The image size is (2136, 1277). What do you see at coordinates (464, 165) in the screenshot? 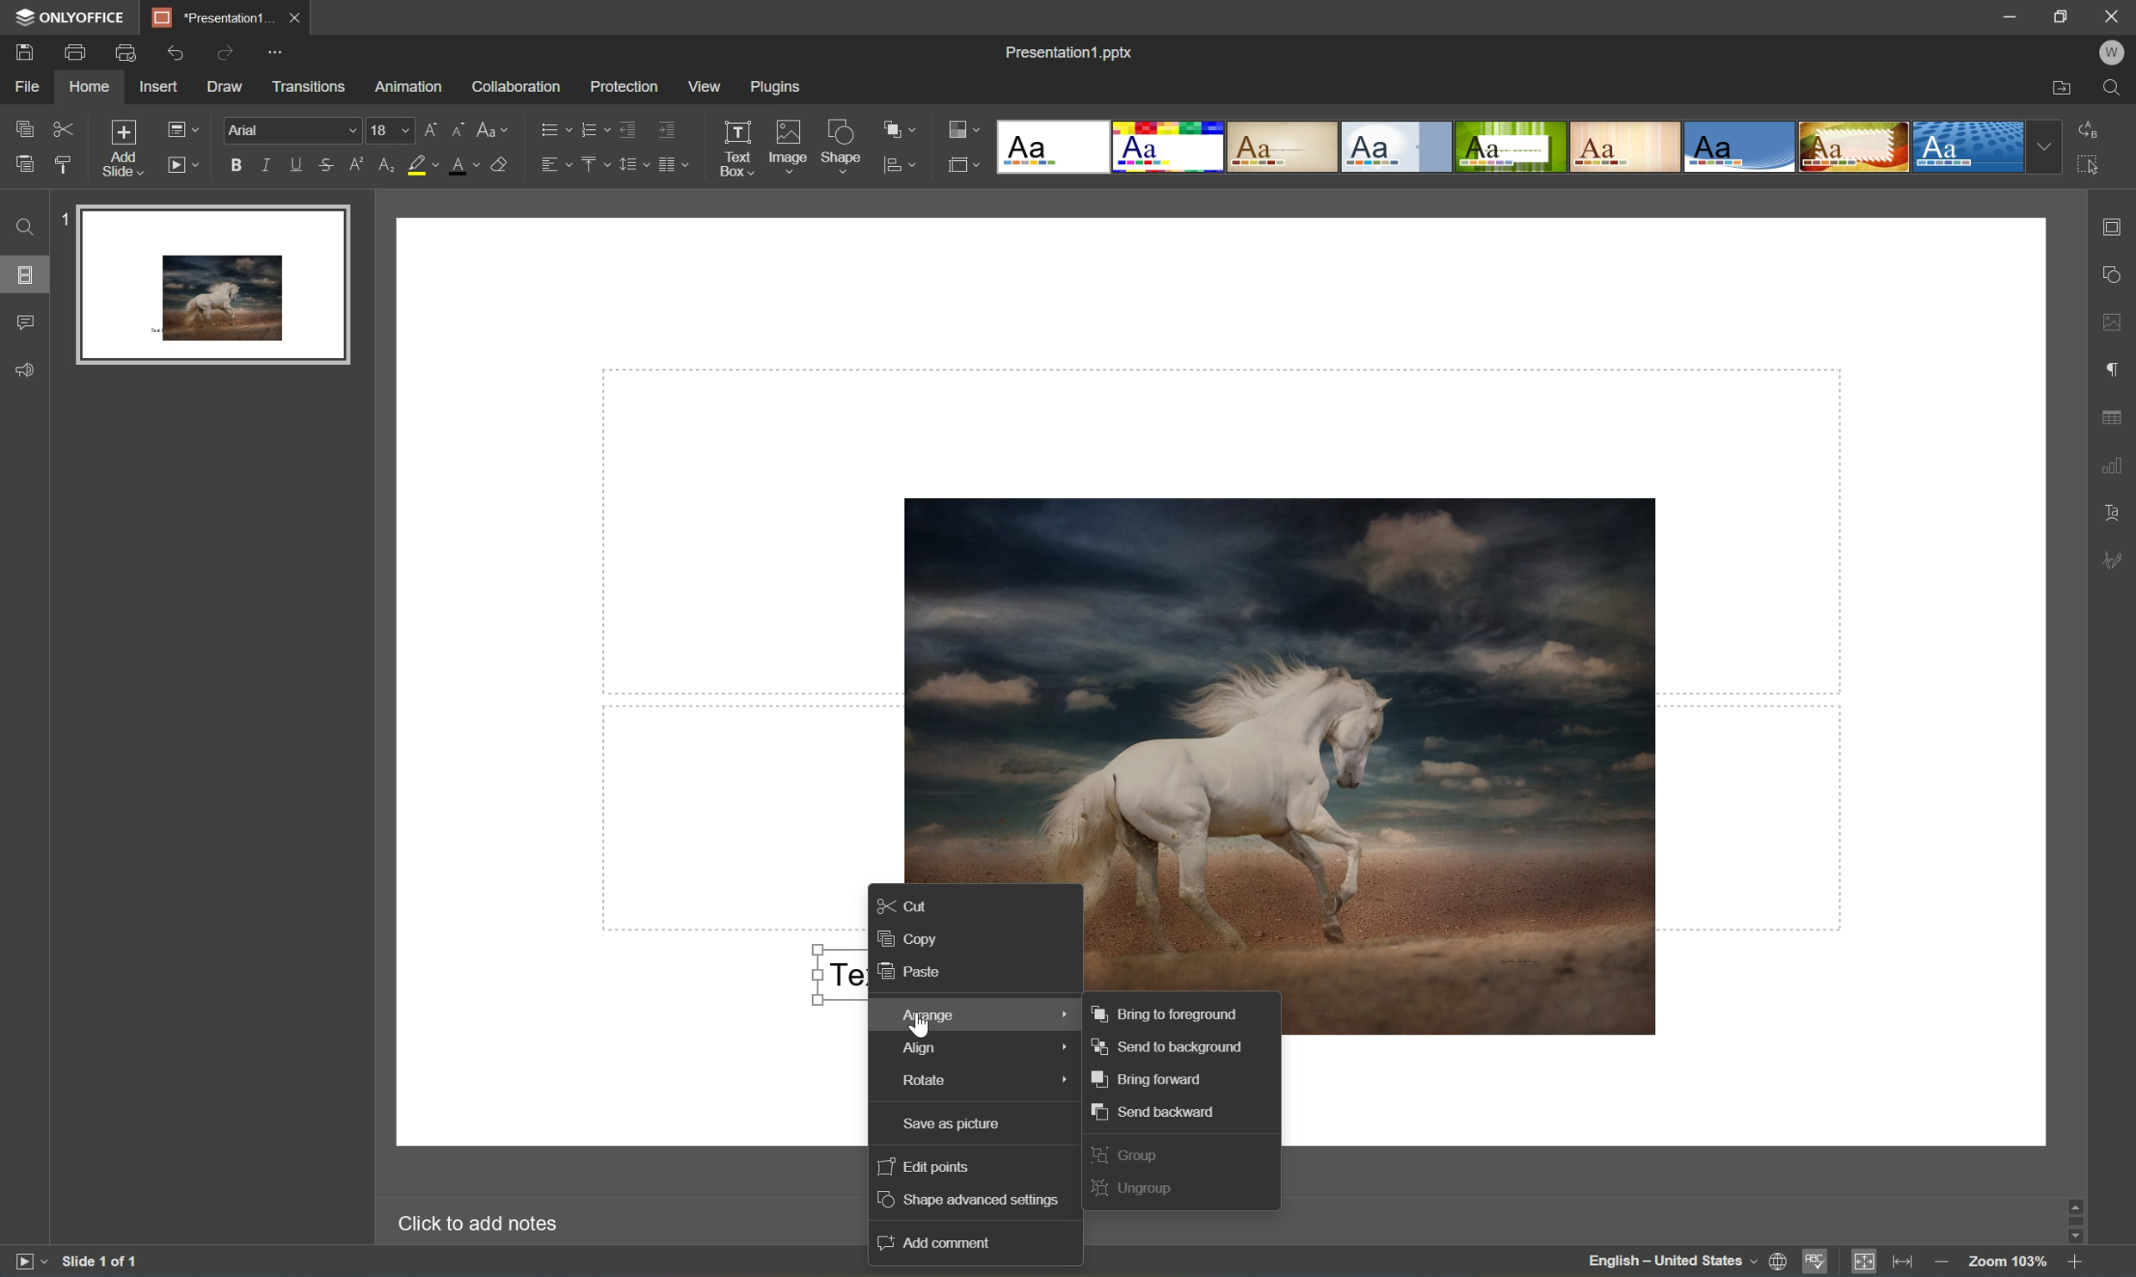
I see `Font color` at bounding box center [464, 165].